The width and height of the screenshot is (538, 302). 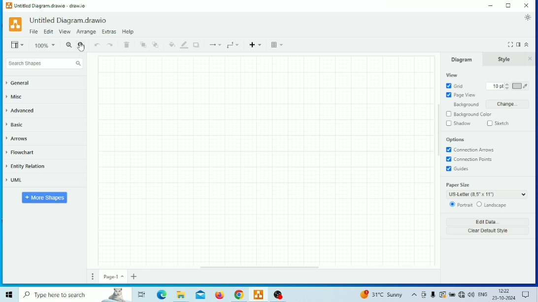 What do you see at coordinates (381, 294) in the screenshot?
I see `Temperature ` at bounding box center [381, 294].